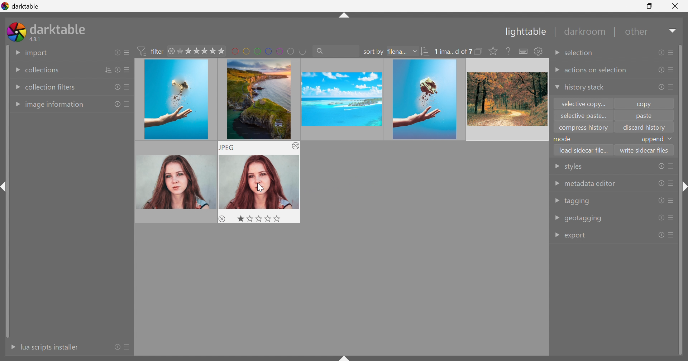  What do you see at coordinates (129, 348) in the screenshot?
I see `presets` at bounding box center [129, 348].